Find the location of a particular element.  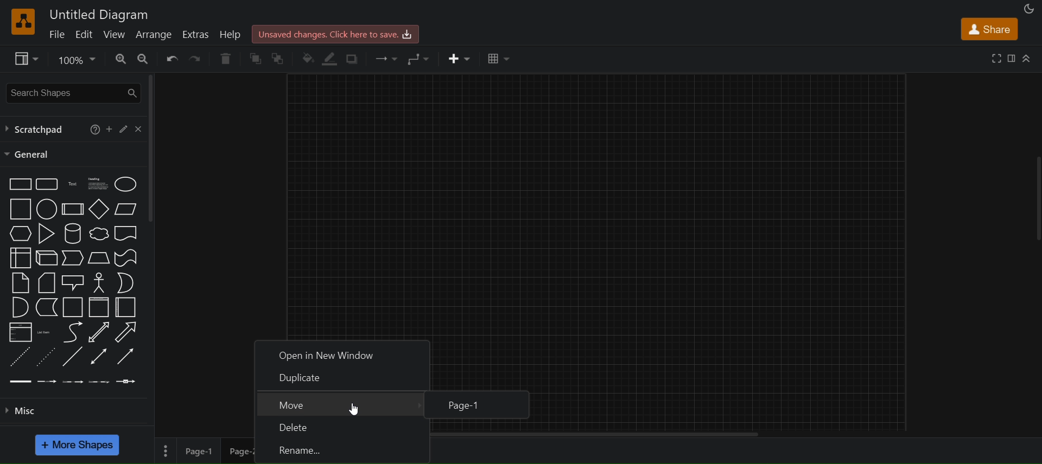

full screen is located at coordinates (997, 57).